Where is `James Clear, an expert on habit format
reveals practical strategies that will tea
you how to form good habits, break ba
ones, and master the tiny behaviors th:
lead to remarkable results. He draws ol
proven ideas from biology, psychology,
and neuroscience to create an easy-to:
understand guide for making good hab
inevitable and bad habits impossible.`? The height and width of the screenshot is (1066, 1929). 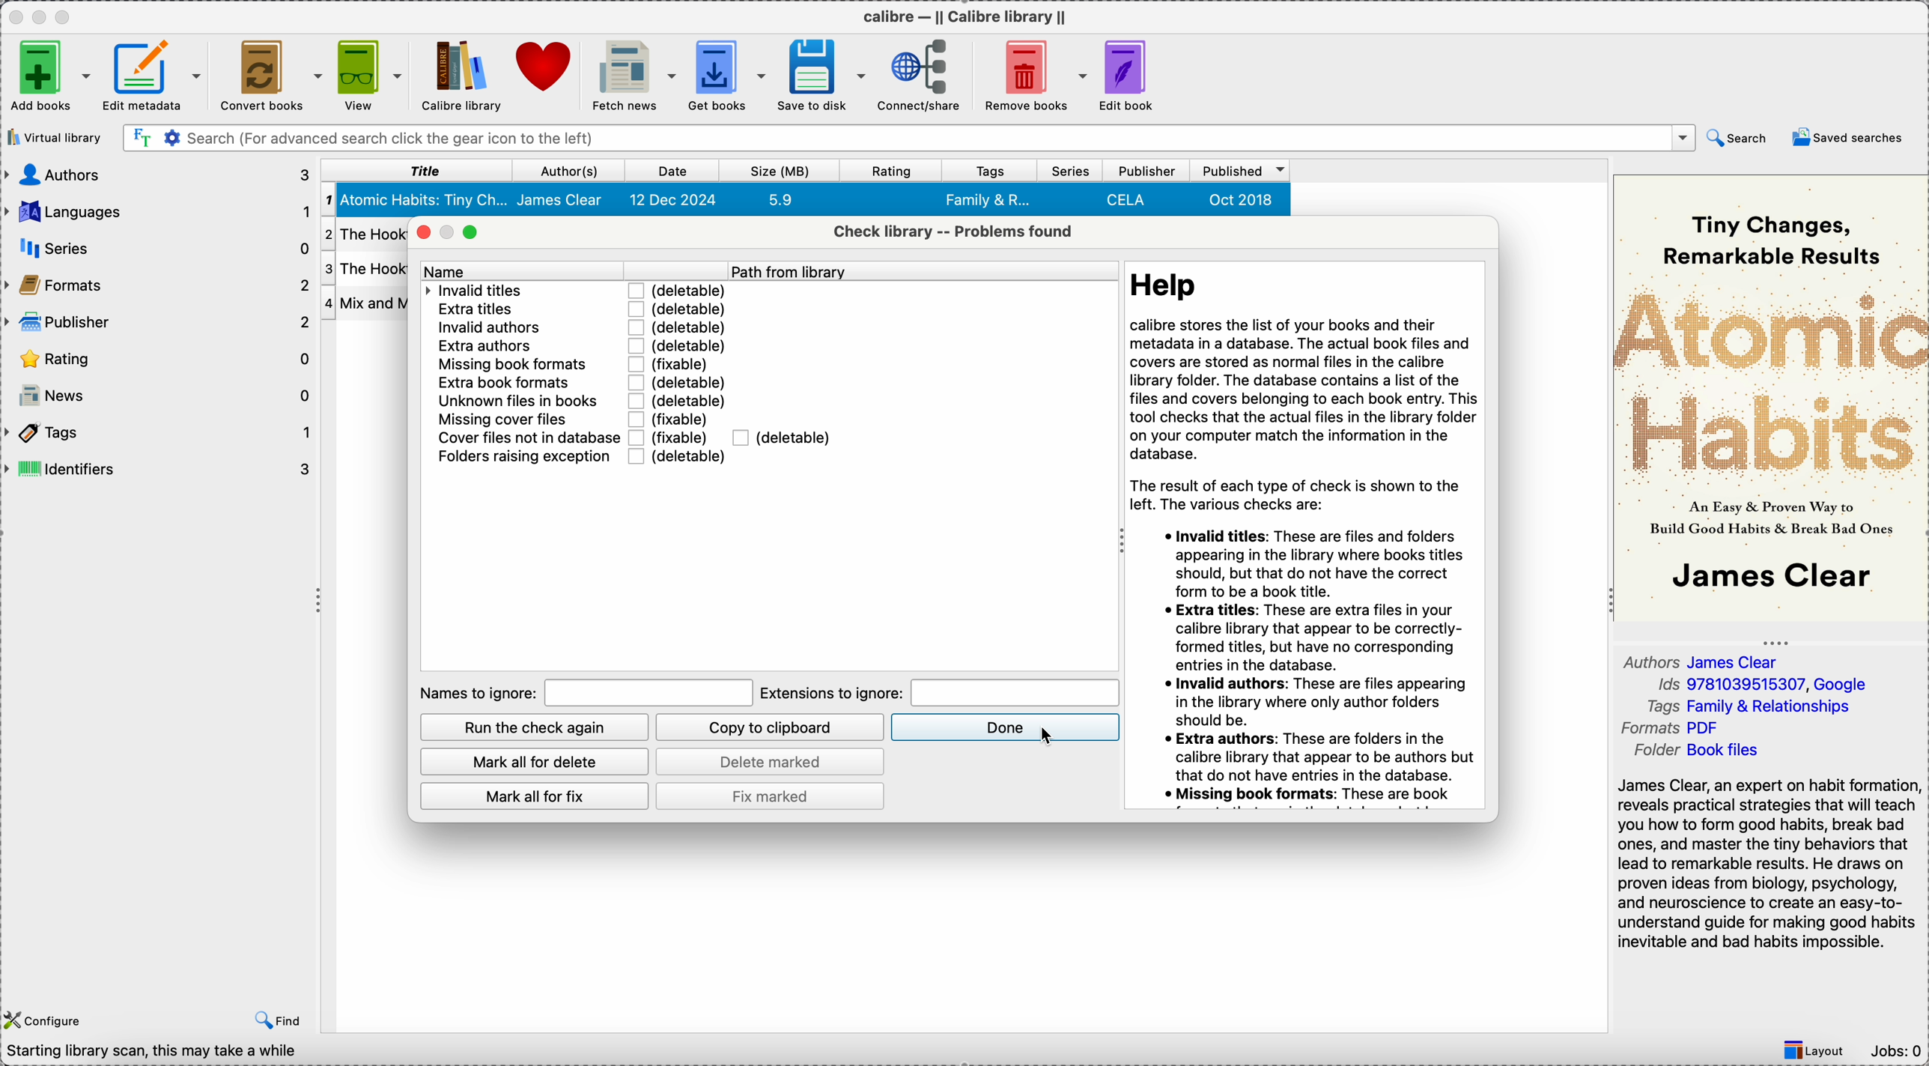
James Clear, an expert on habit format
reveals practical strategies that will tea
you how to form good habits, break ba
ones, and master the tiny behaviors th:
lead to remarkable results. He draws ol
proven ideas from biology, psychology,
and neuroscience to create an easy-to:
understand guide for making good hab
inevitable and bad habits impossible. is located at coordinates (1763, 861).